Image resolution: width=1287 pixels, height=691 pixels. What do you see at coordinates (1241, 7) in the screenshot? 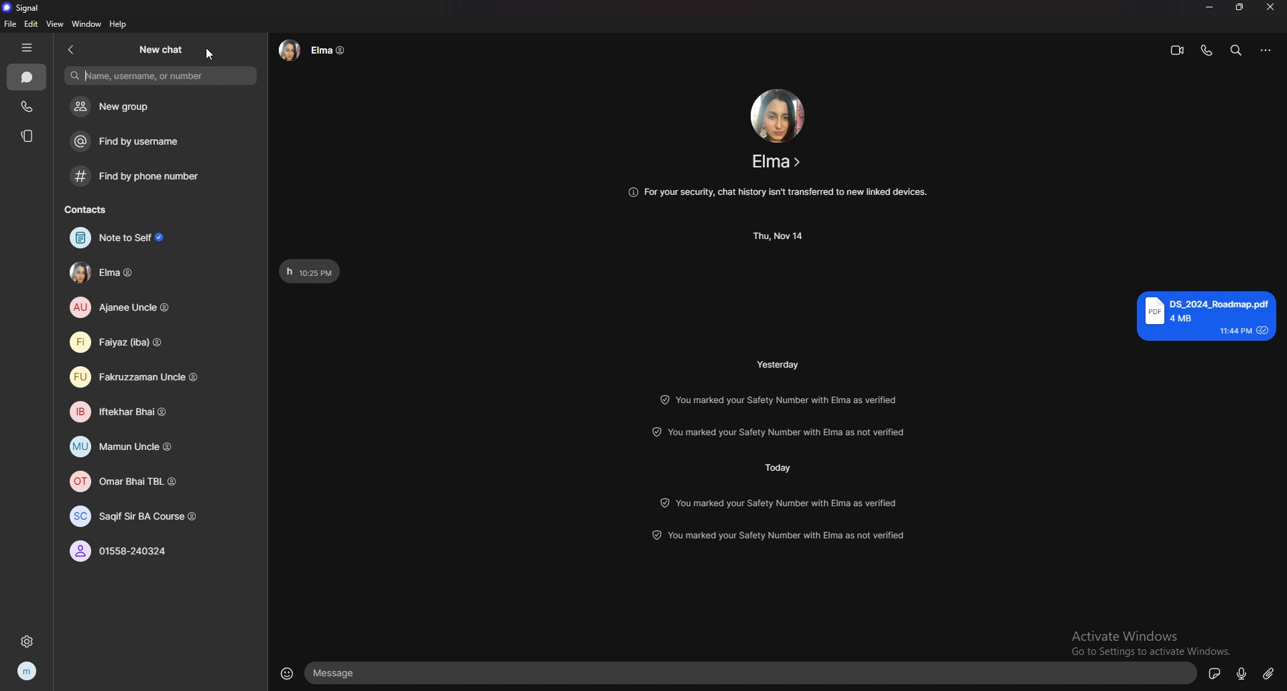
I see `resize` at bounding box center [1241, 7].